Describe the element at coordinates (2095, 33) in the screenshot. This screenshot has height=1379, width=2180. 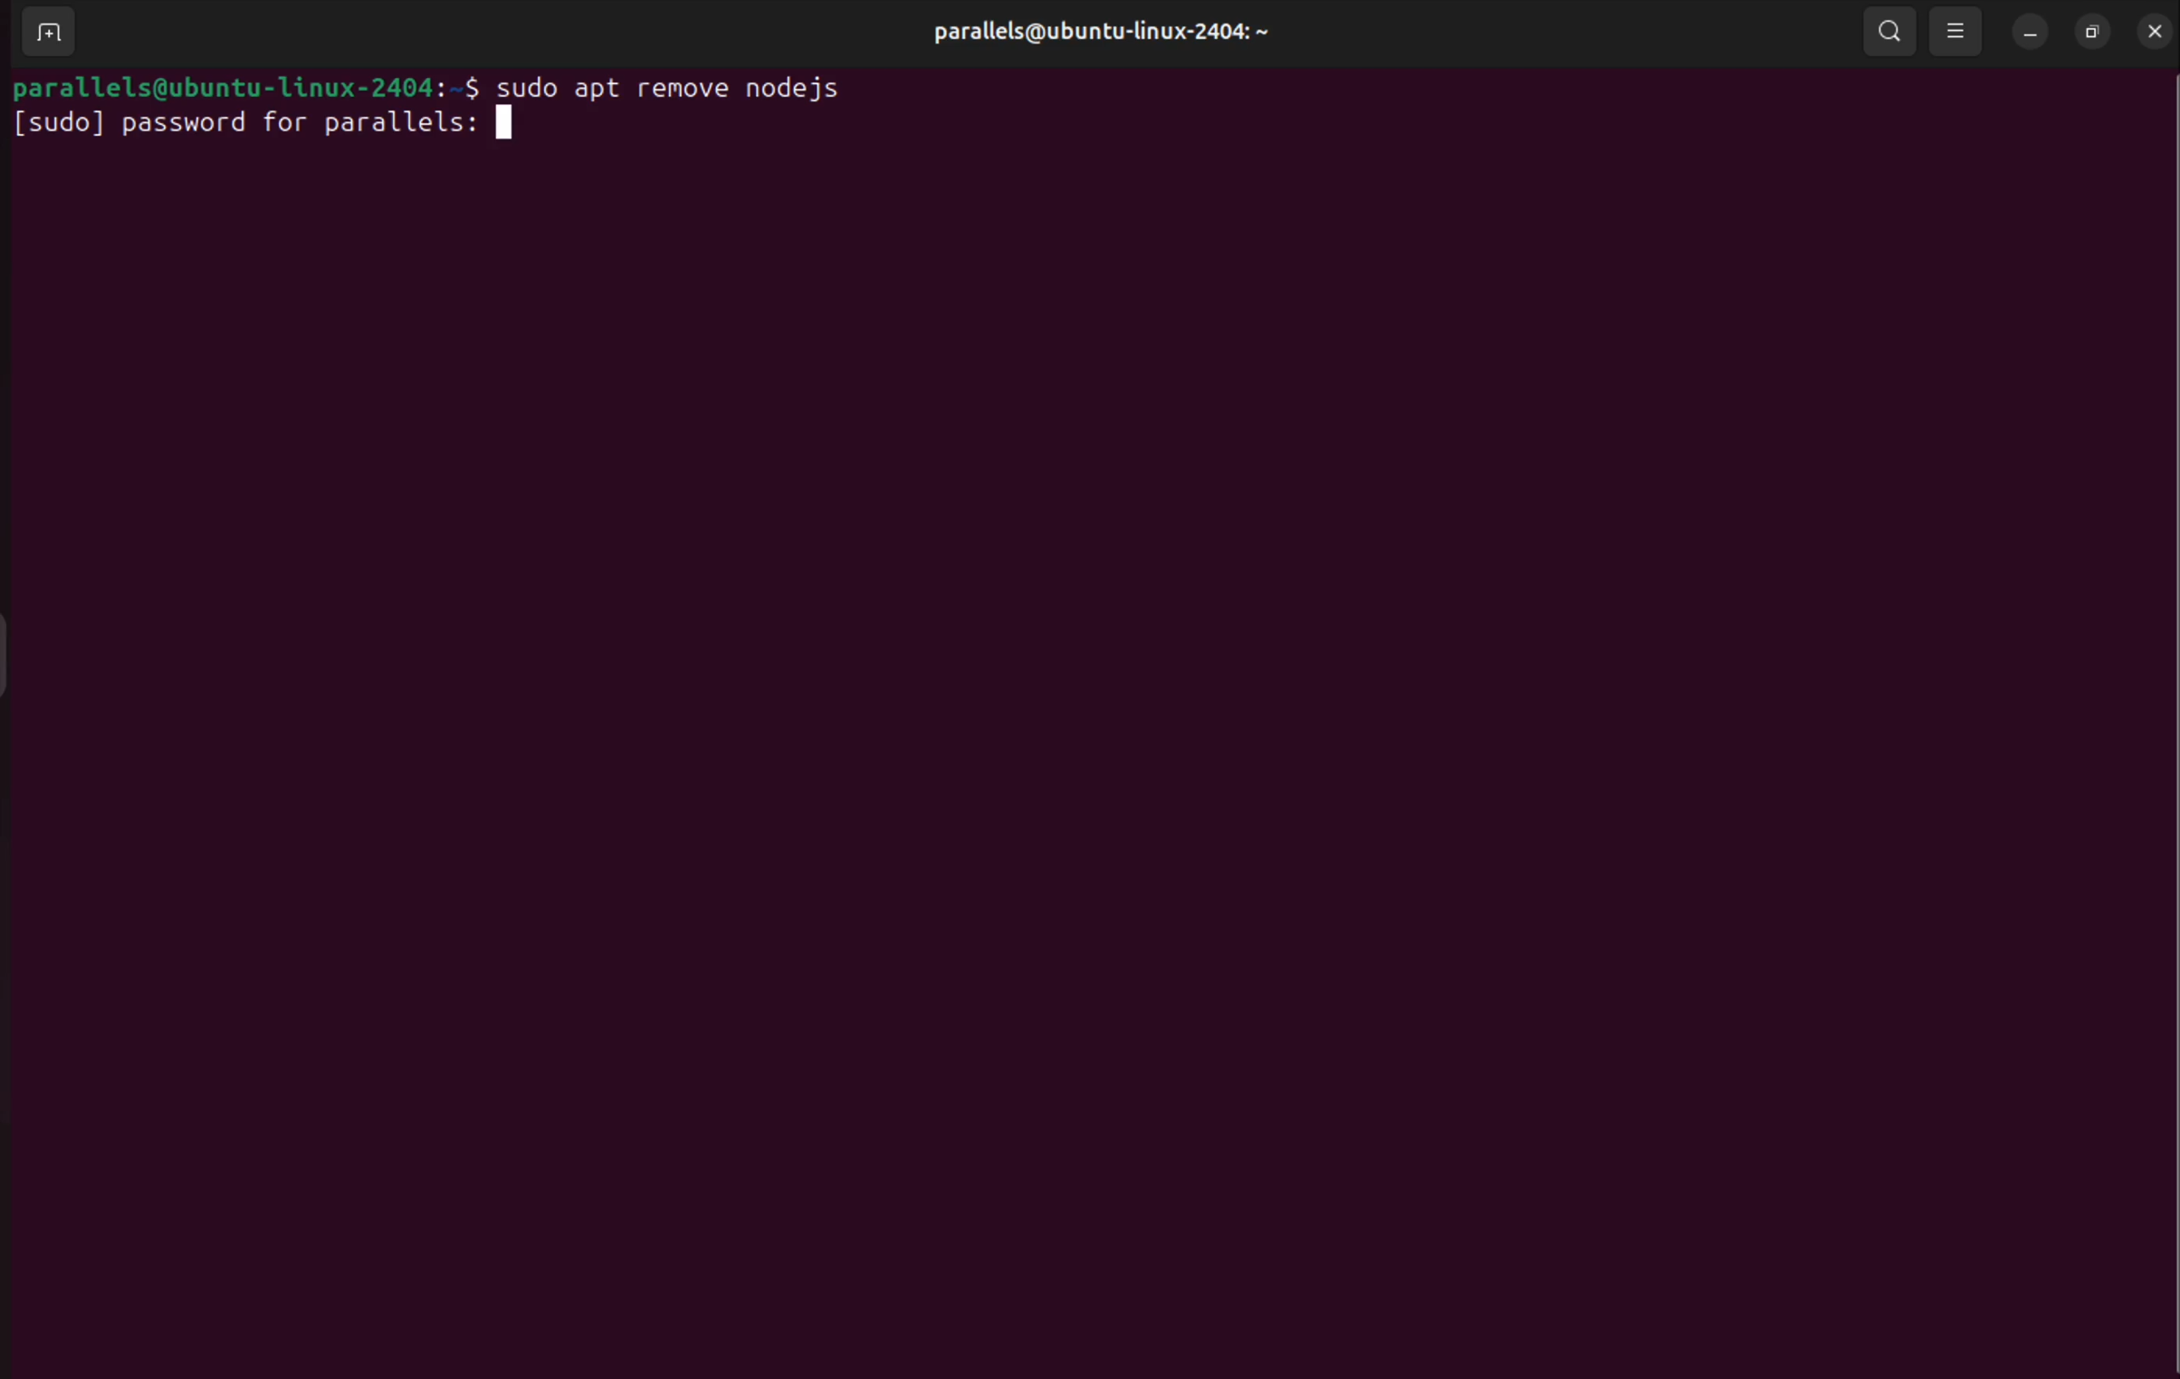
I see `resize` at that location.